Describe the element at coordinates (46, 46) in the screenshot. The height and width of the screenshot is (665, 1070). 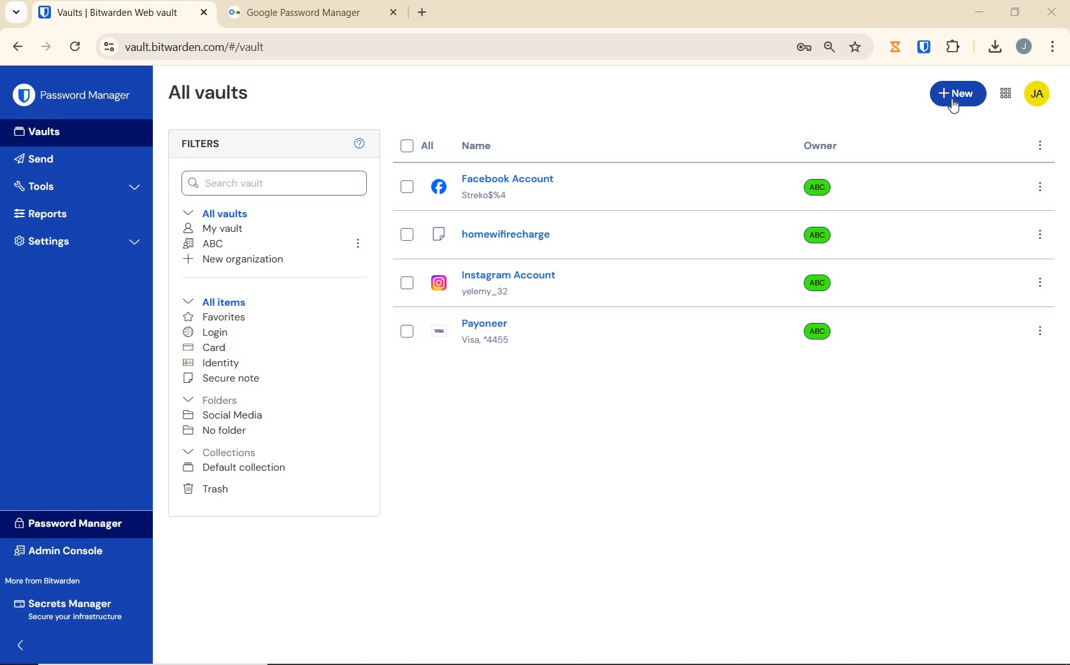
I see `forward` at that location.